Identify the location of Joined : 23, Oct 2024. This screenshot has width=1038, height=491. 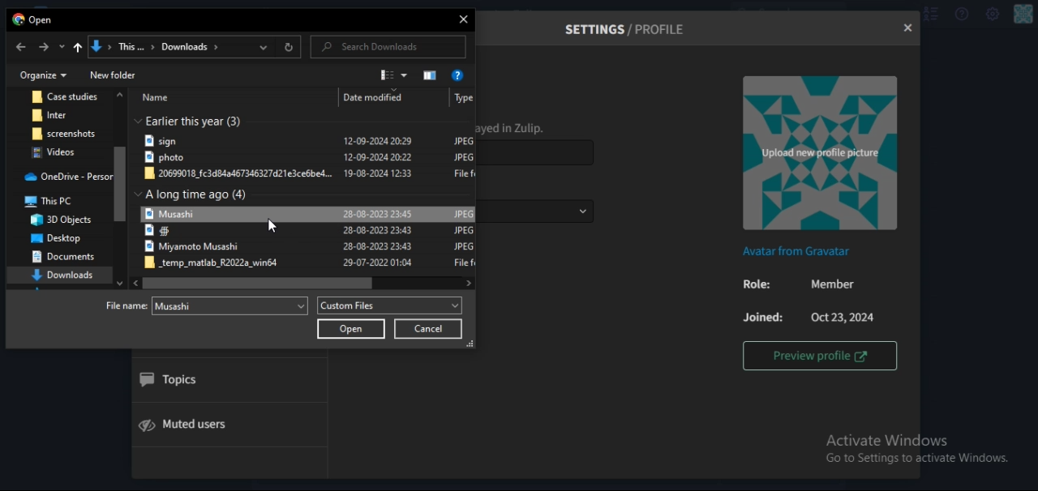
(810, 318).